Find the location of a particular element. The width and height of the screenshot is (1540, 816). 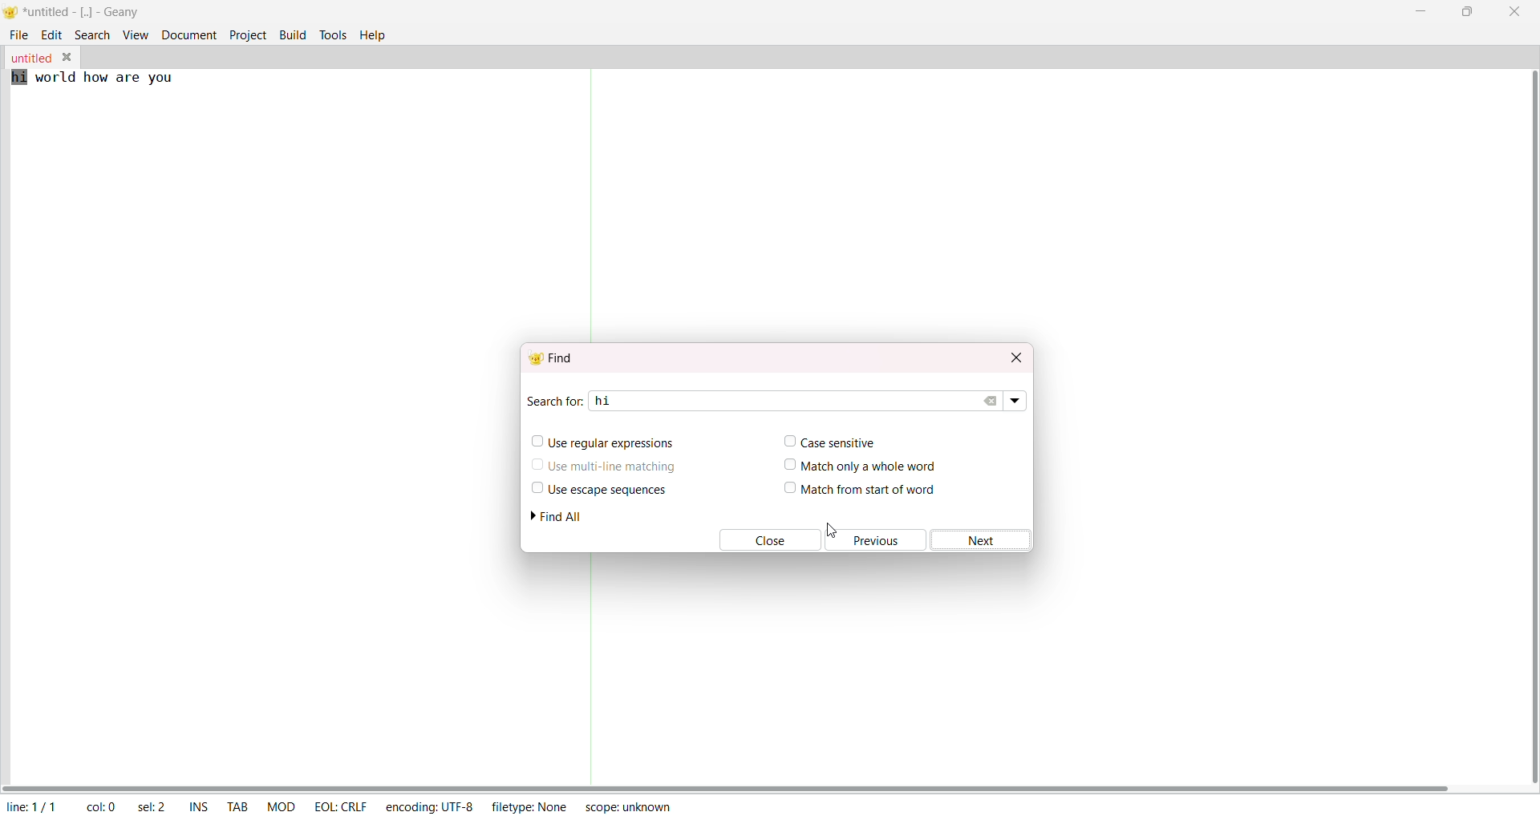

file is located at coordinates (18, 34).